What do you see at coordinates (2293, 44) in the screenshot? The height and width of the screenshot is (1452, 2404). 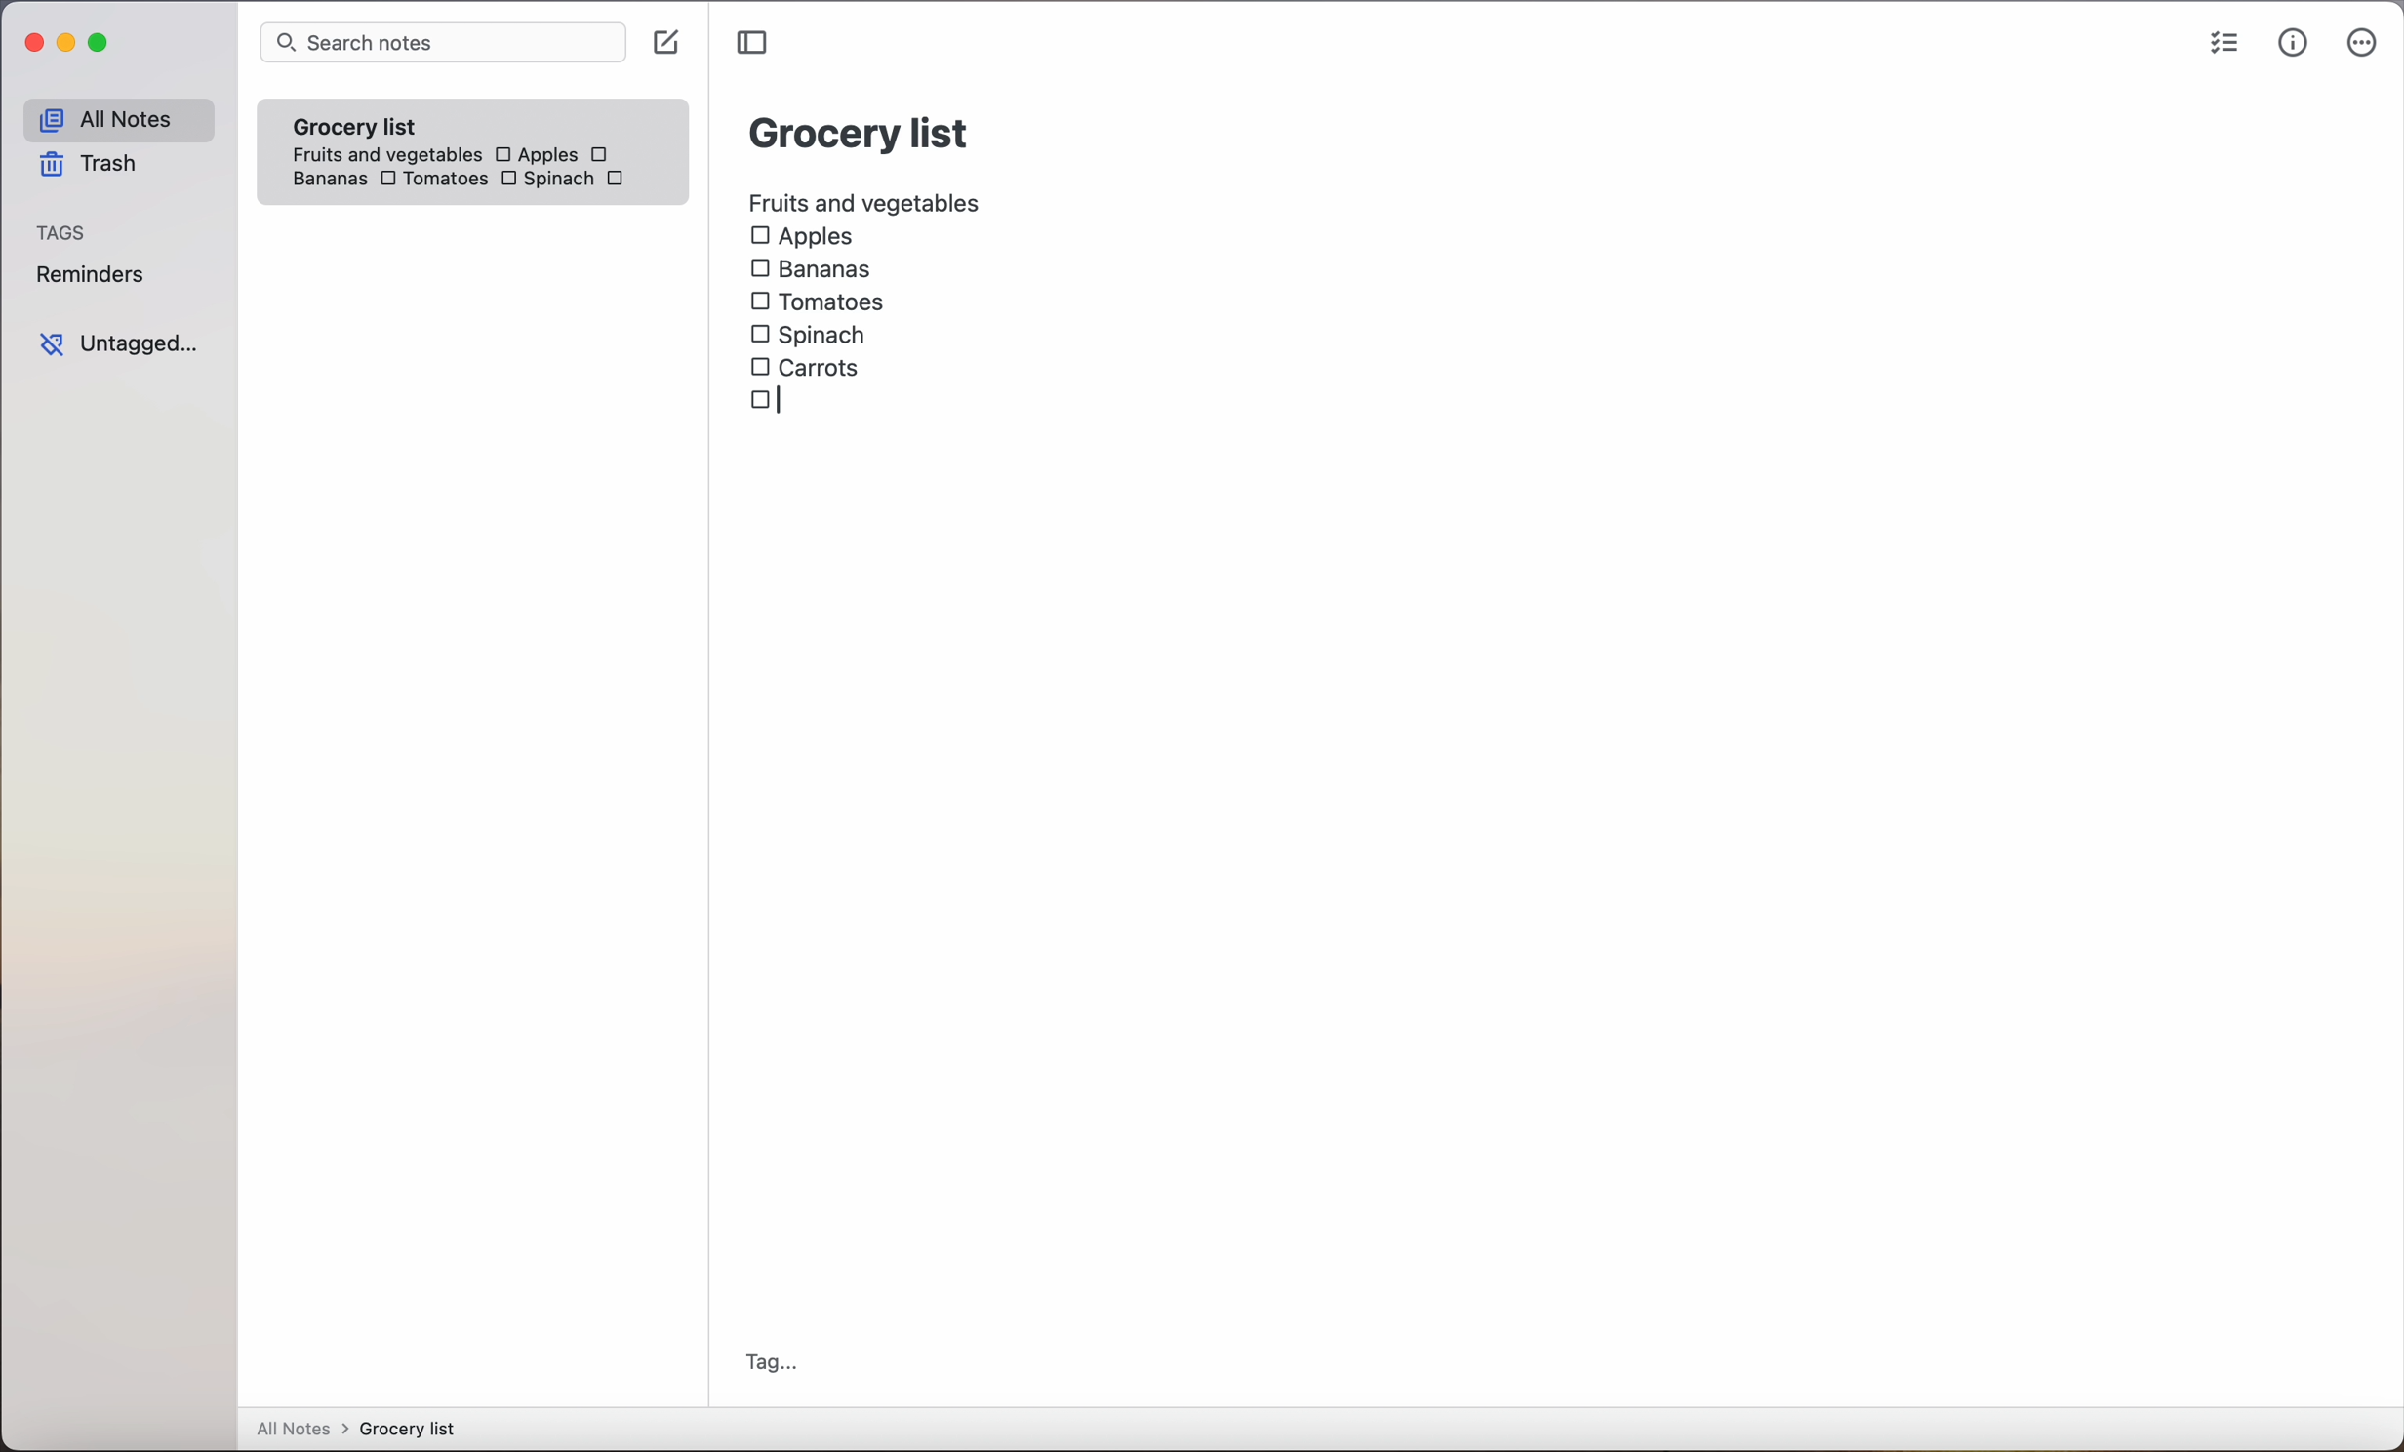 I see `metrics` at bounding box center [2293, 44].